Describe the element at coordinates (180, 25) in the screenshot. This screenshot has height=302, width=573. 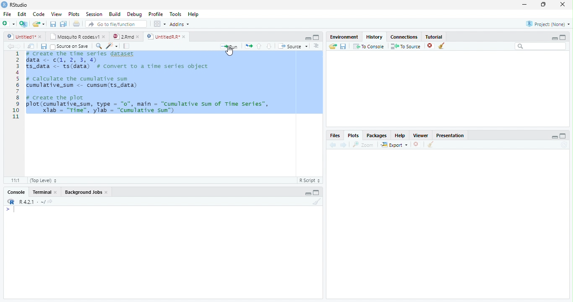
I see `Addins` at that location.